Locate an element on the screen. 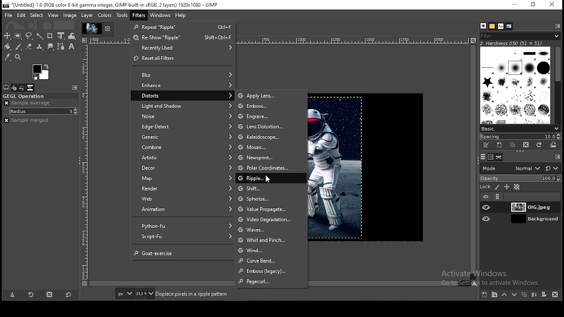 The image size is (564, 317). tools is located at coordinates (122, 15).